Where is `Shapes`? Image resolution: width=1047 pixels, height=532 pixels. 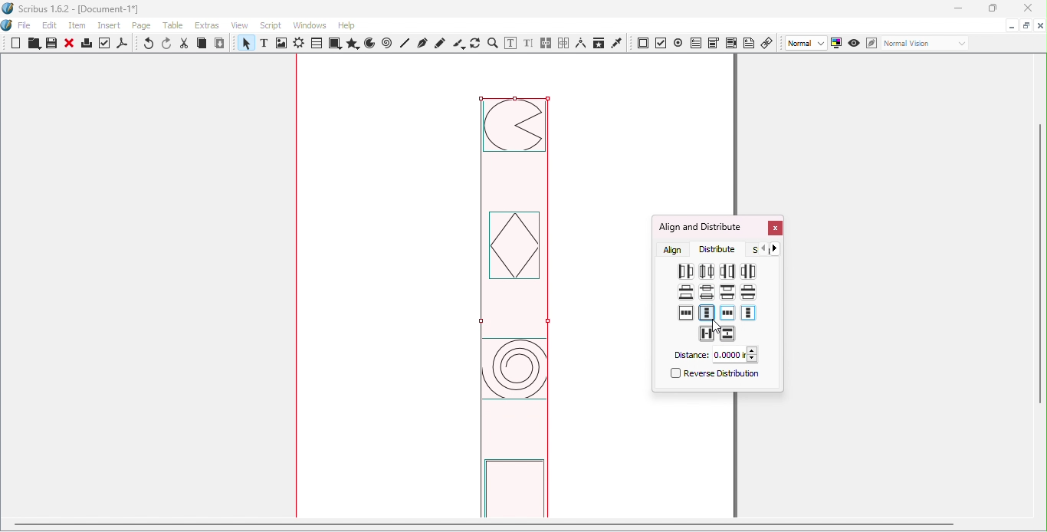
Shapes is located at coordinates (334, 44).